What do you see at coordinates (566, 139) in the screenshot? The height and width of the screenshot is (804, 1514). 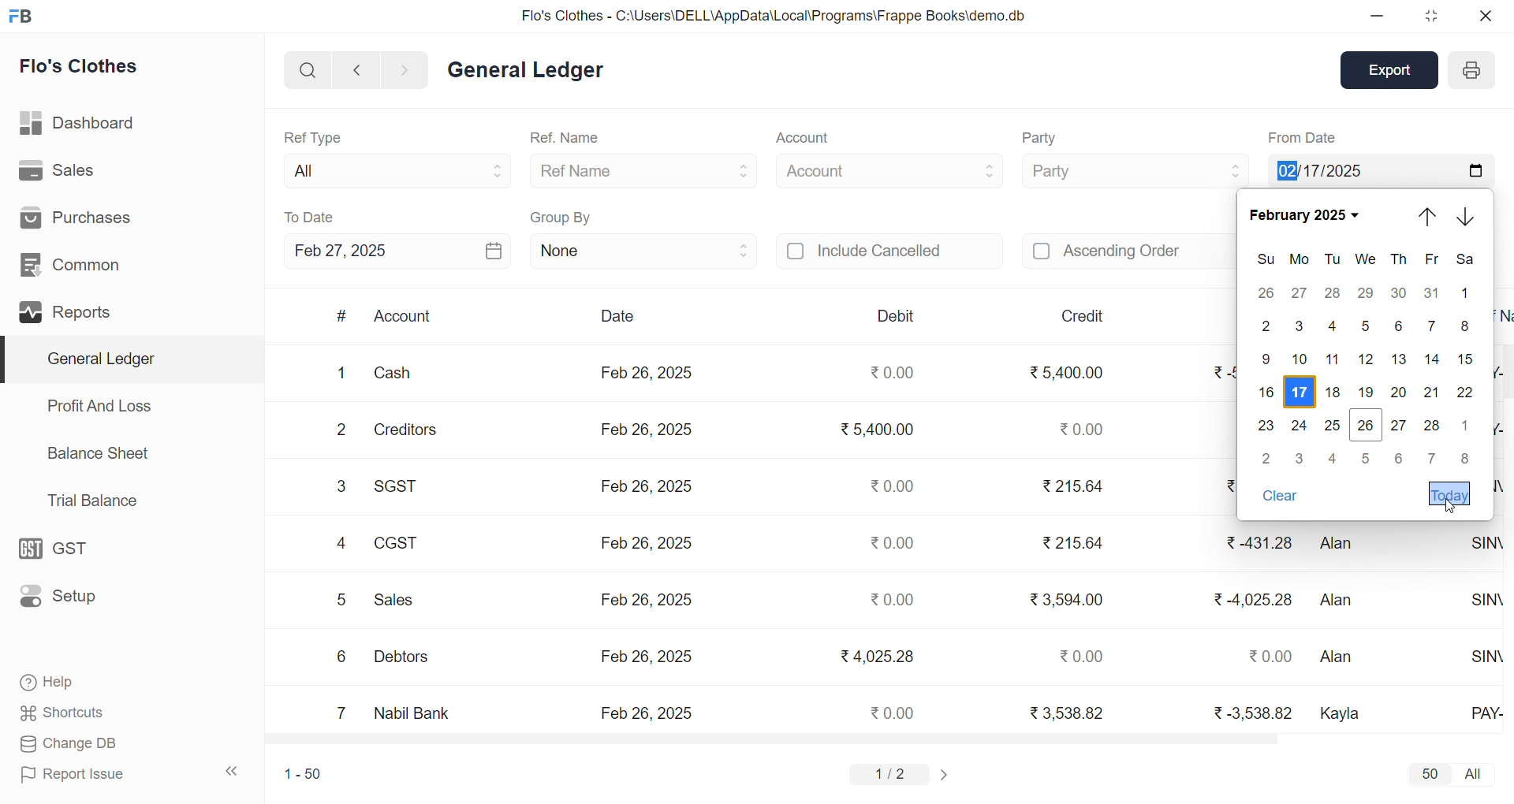 I see `Ref. Name` at bounding box center [566, 139].